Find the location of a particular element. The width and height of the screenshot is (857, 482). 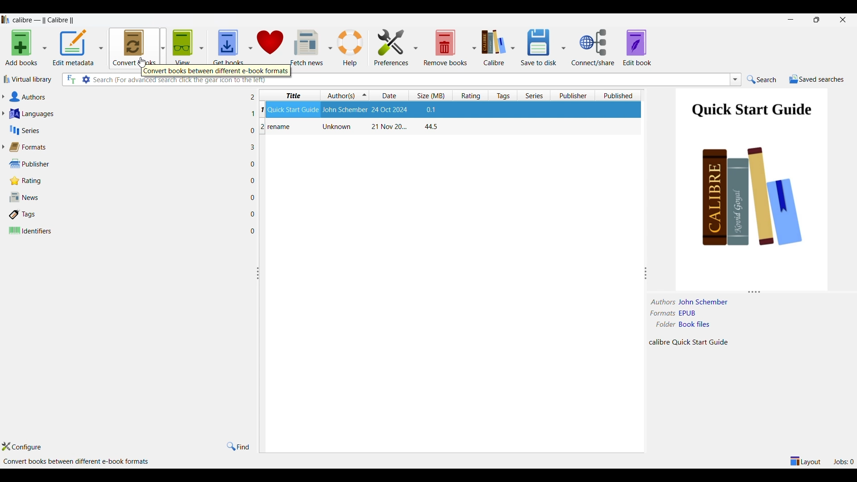

Minimize is located at coordinates (790, 19).